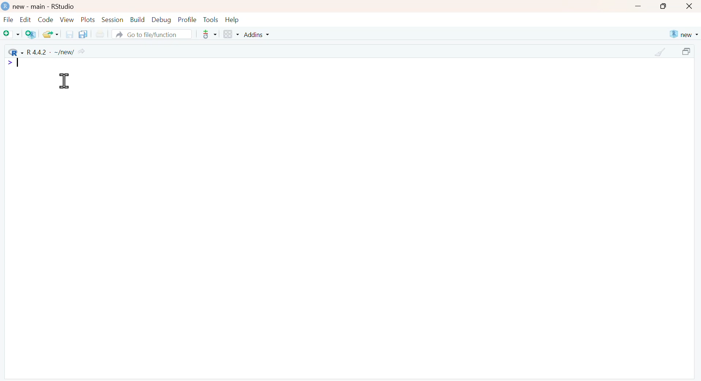  What do you see at coordinates (207, 34) in the screenshot?
I see `more options` at bounding box center [207, 34].